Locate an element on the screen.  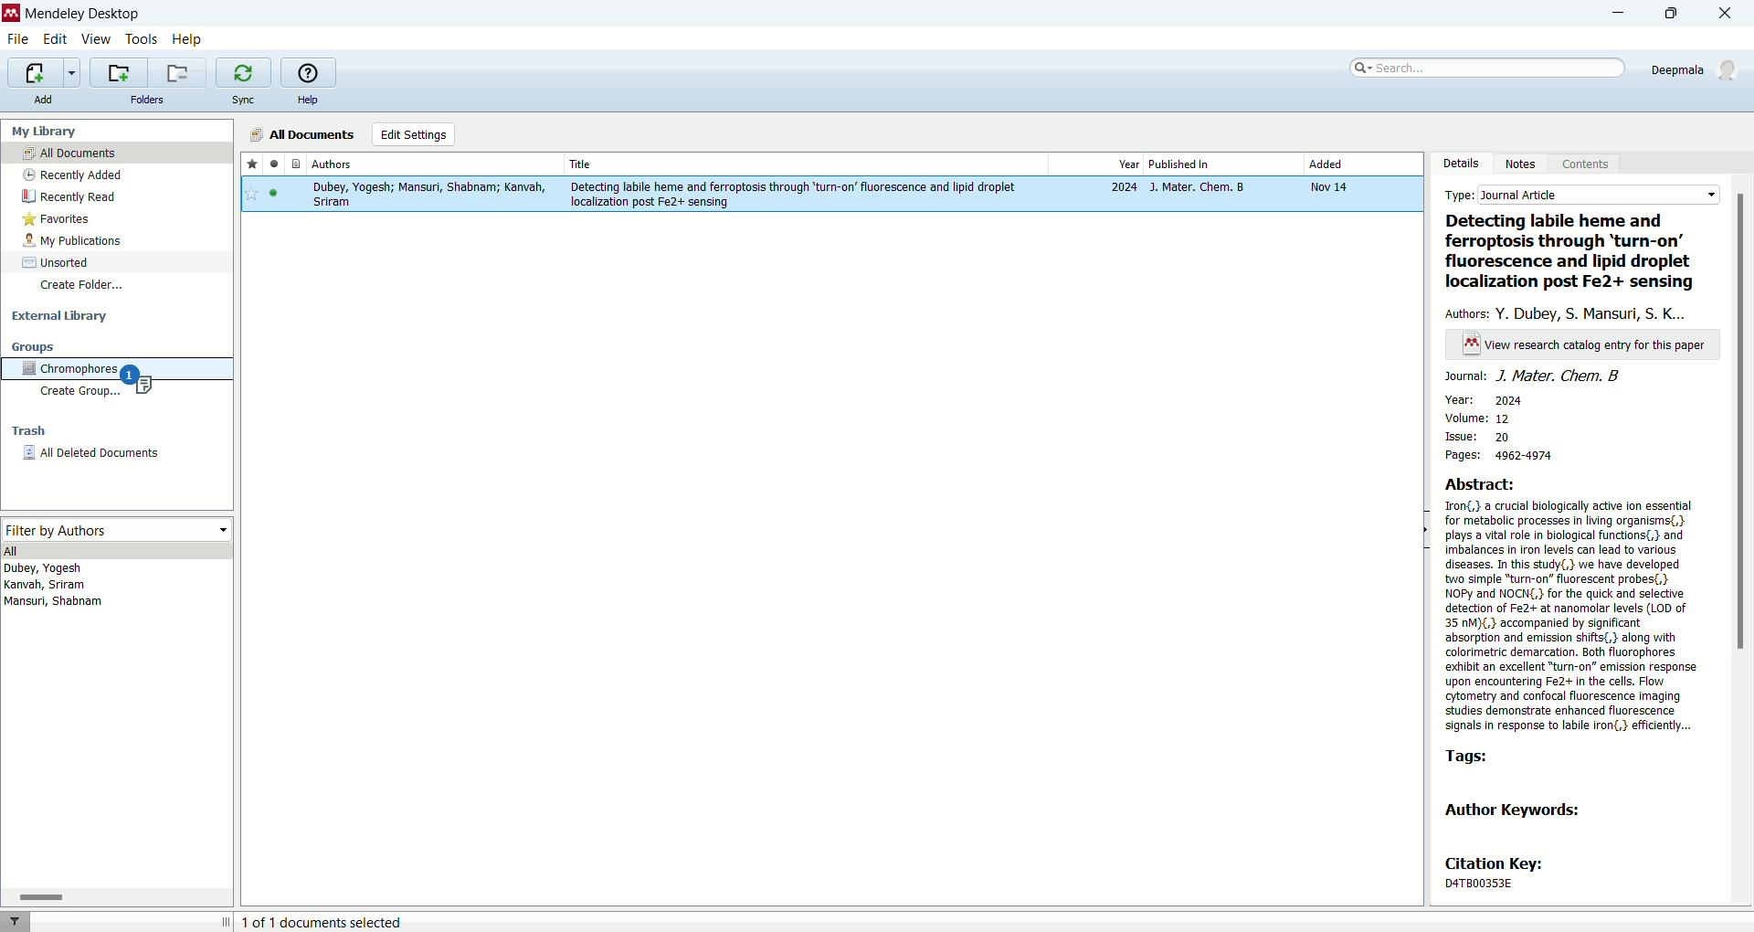
read/unread is located at coordinates (271, 164).